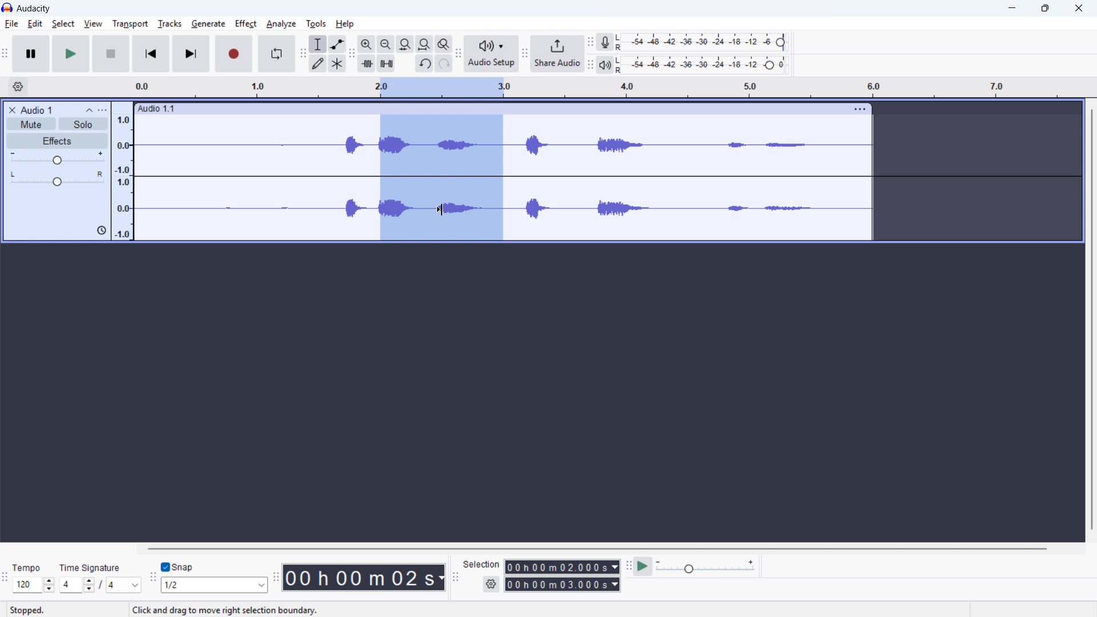  Describe the element at coordinates (627, 567) in the screenshot. I see `Play at speed toolbar` at that location.